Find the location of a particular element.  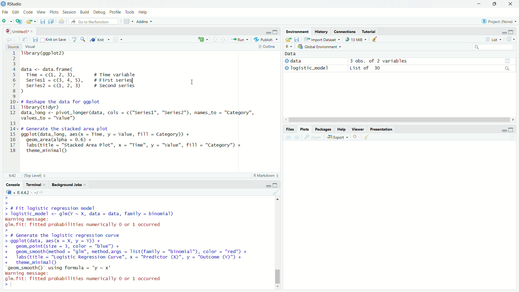

Project: (None) is located at coordinates (501, 21).